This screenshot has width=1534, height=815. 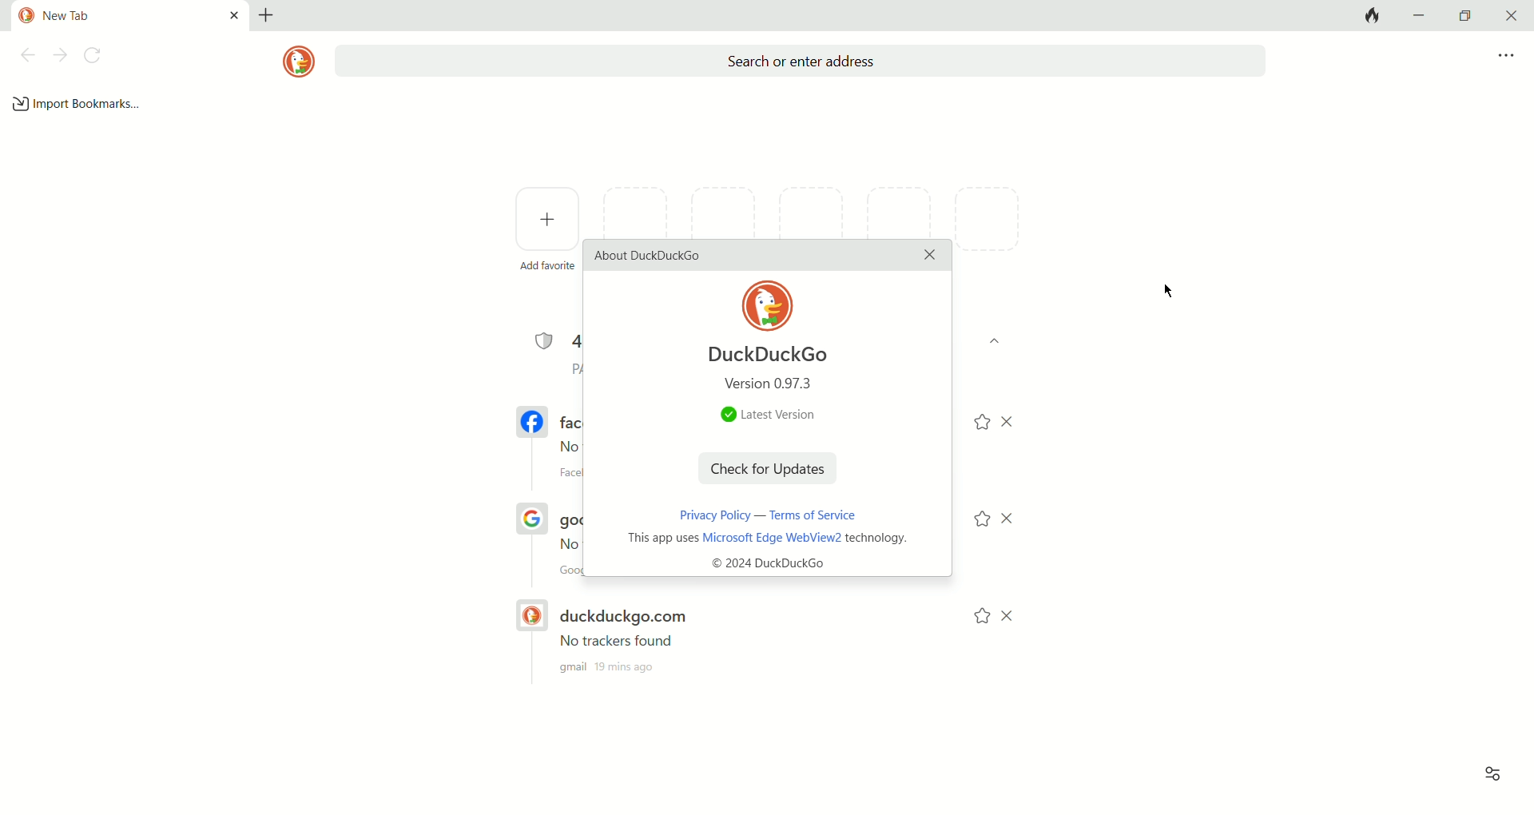 What do you see at coordinates (980, 425) in the screenshot?
I see `add to favorites` at bounding box center [980, 425].